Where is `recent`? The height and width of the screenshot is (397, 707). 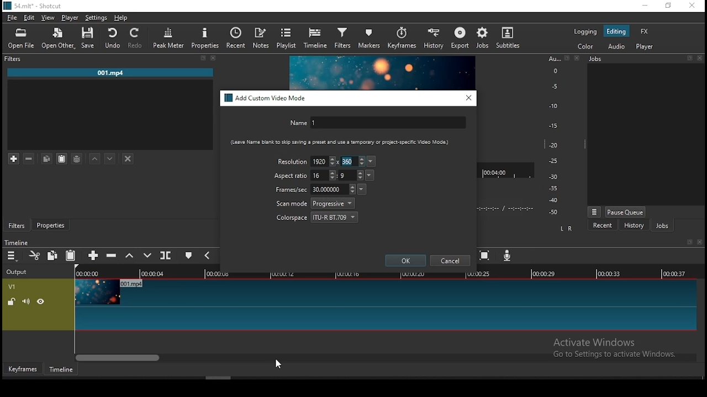
recent is located at coordinates (603, 226).